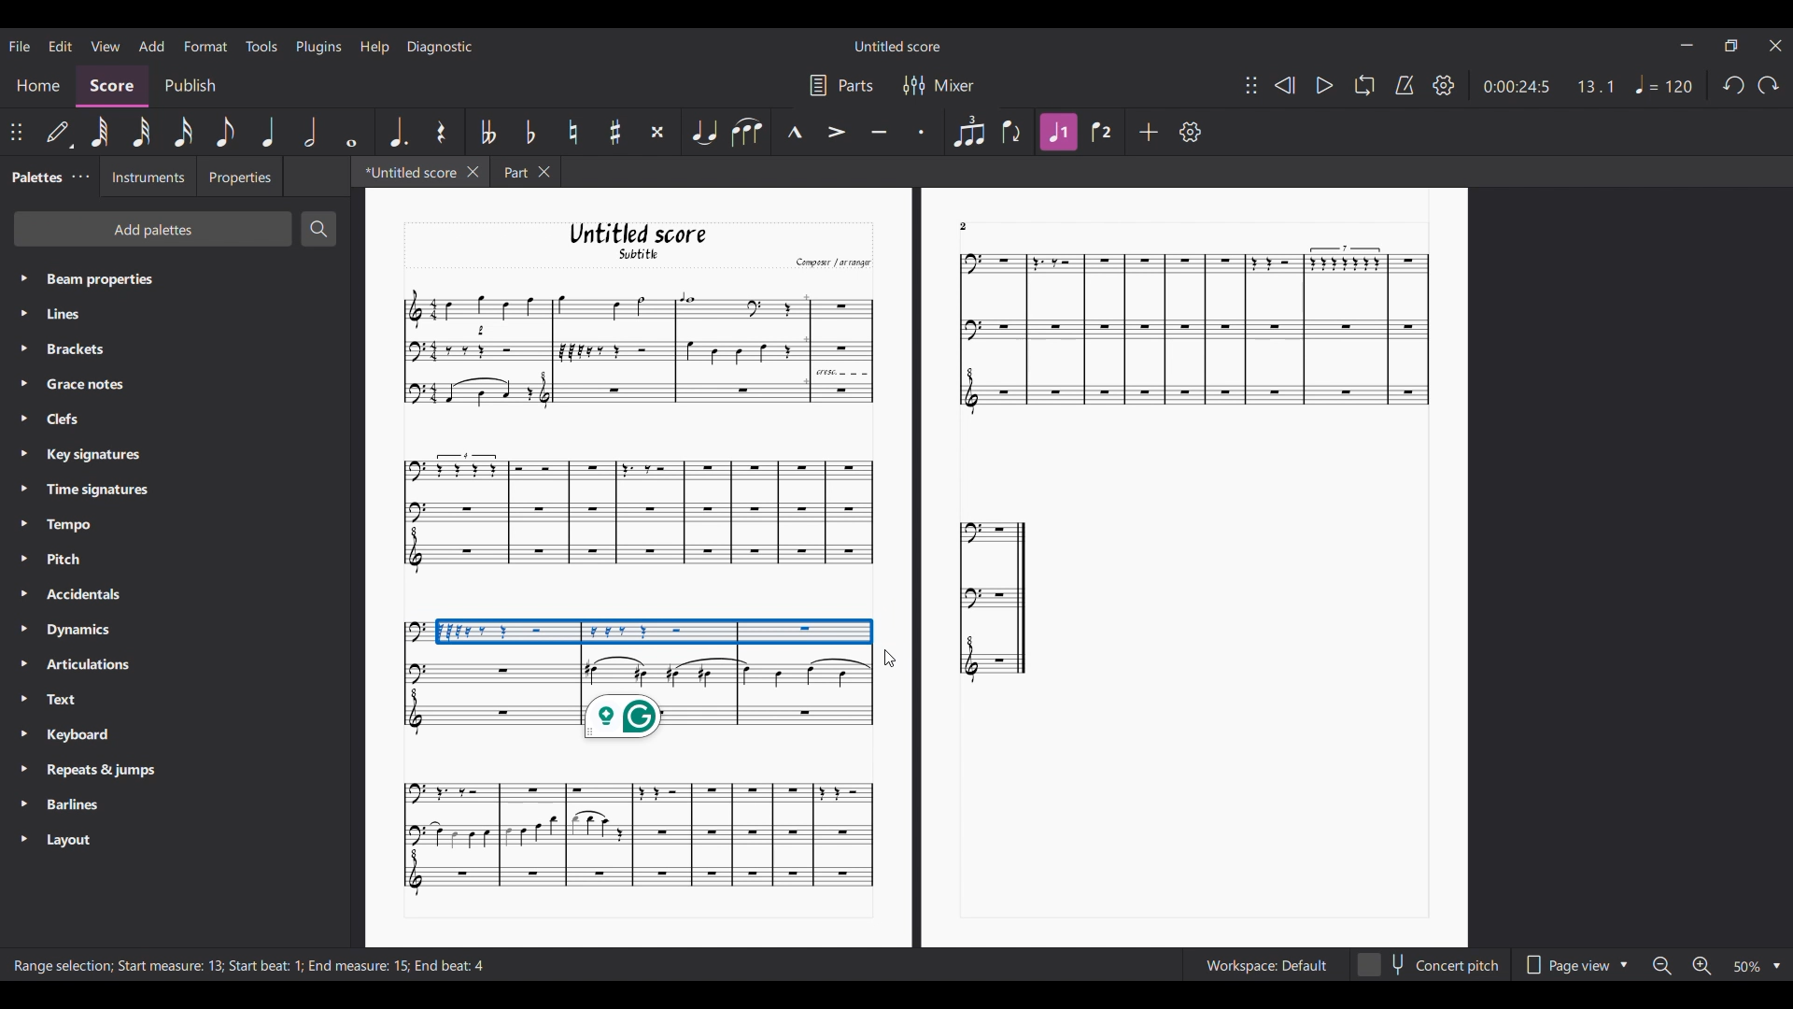  What do you see at coordinates (833, 264) in the screenshot?
I see `Compone | arcanger` at bounding box center [833, 264].